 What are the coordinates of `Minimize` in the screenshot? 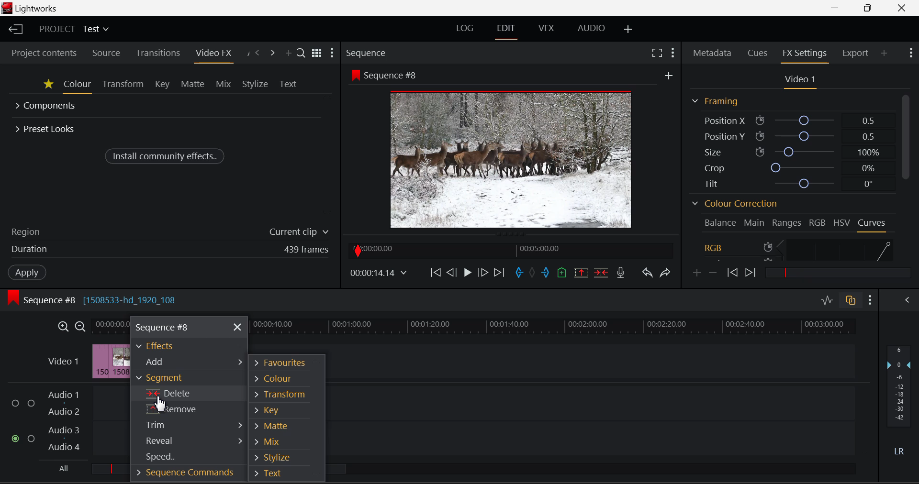 It's located at (868, 8).